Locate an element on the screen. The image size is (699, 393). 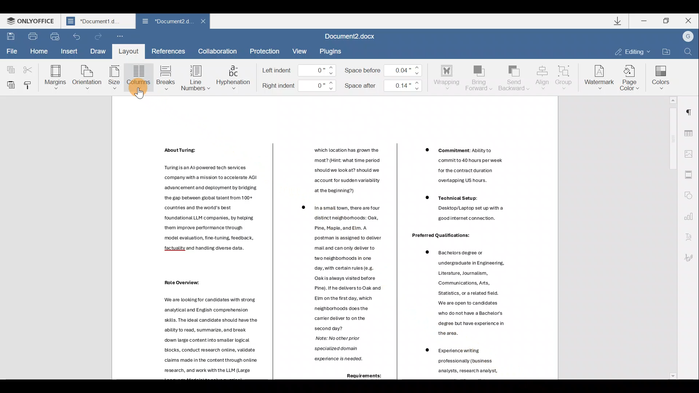
Breaks is located at coordinates (165, 78).